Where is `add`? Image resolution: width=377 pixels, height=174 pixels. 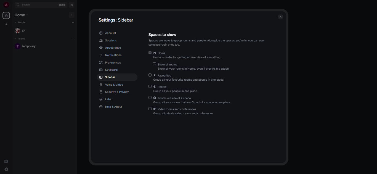
add is located at coordinates (72, 15).